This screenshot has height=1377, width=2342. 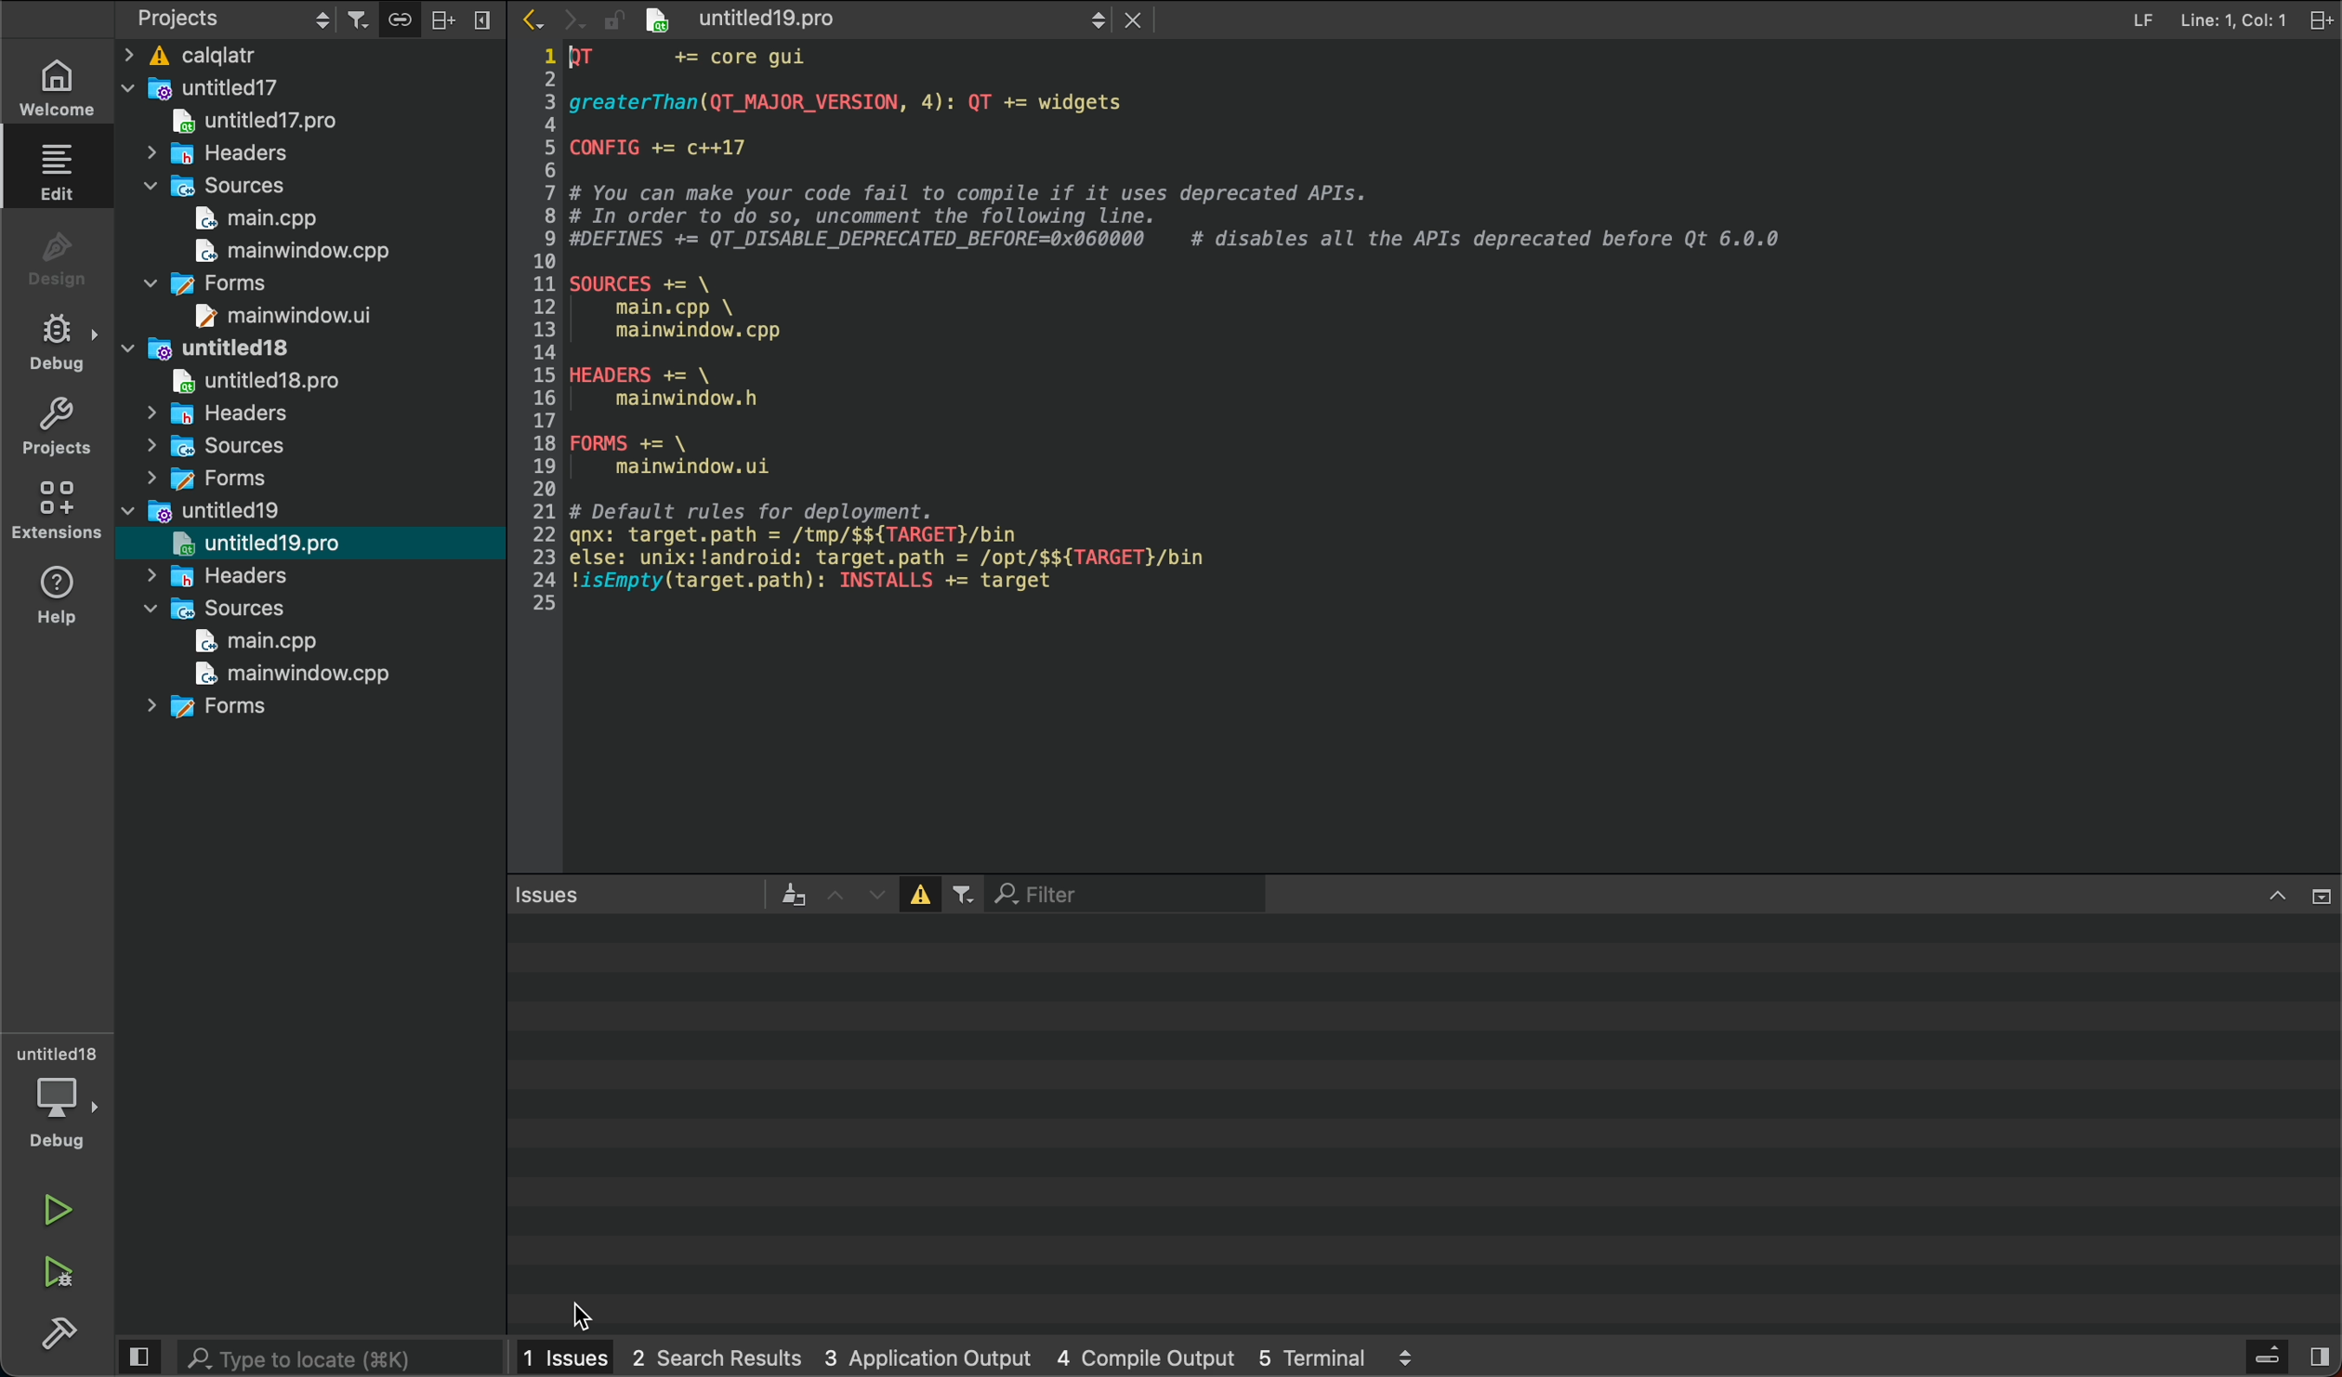 What do you see at coordinates (50, 1057) in the screenshot?
I see `untitled` at bounding box center [50, 1057].